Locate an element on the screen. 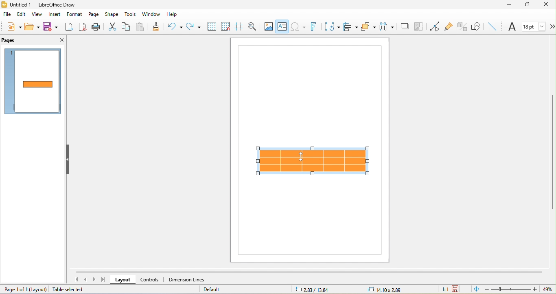 This screenshot has height=294, width=556. close is located at coordinates (61, 39).